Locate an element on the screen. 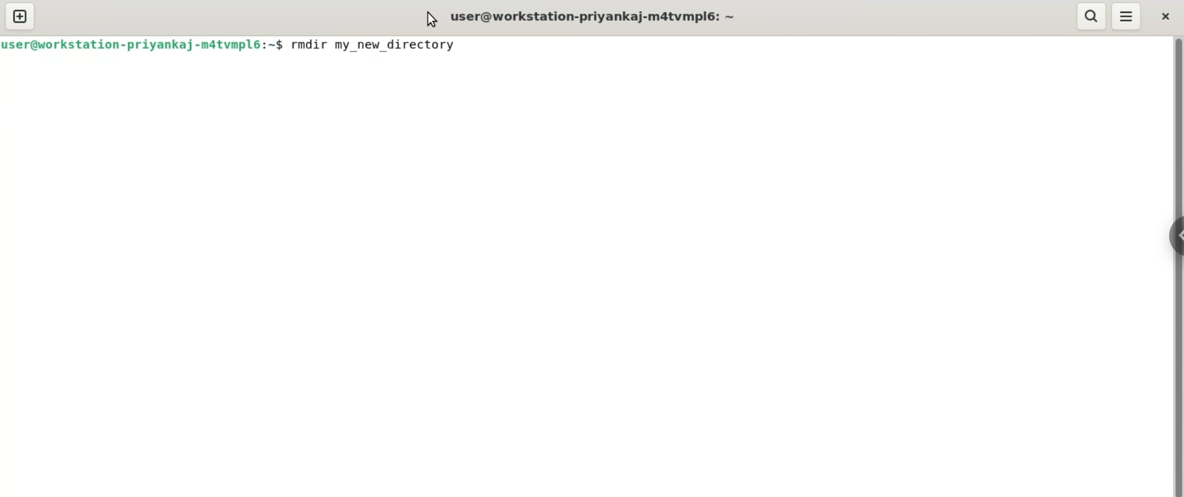  rmdir my_new_directory is located at coordinates (374, 43).